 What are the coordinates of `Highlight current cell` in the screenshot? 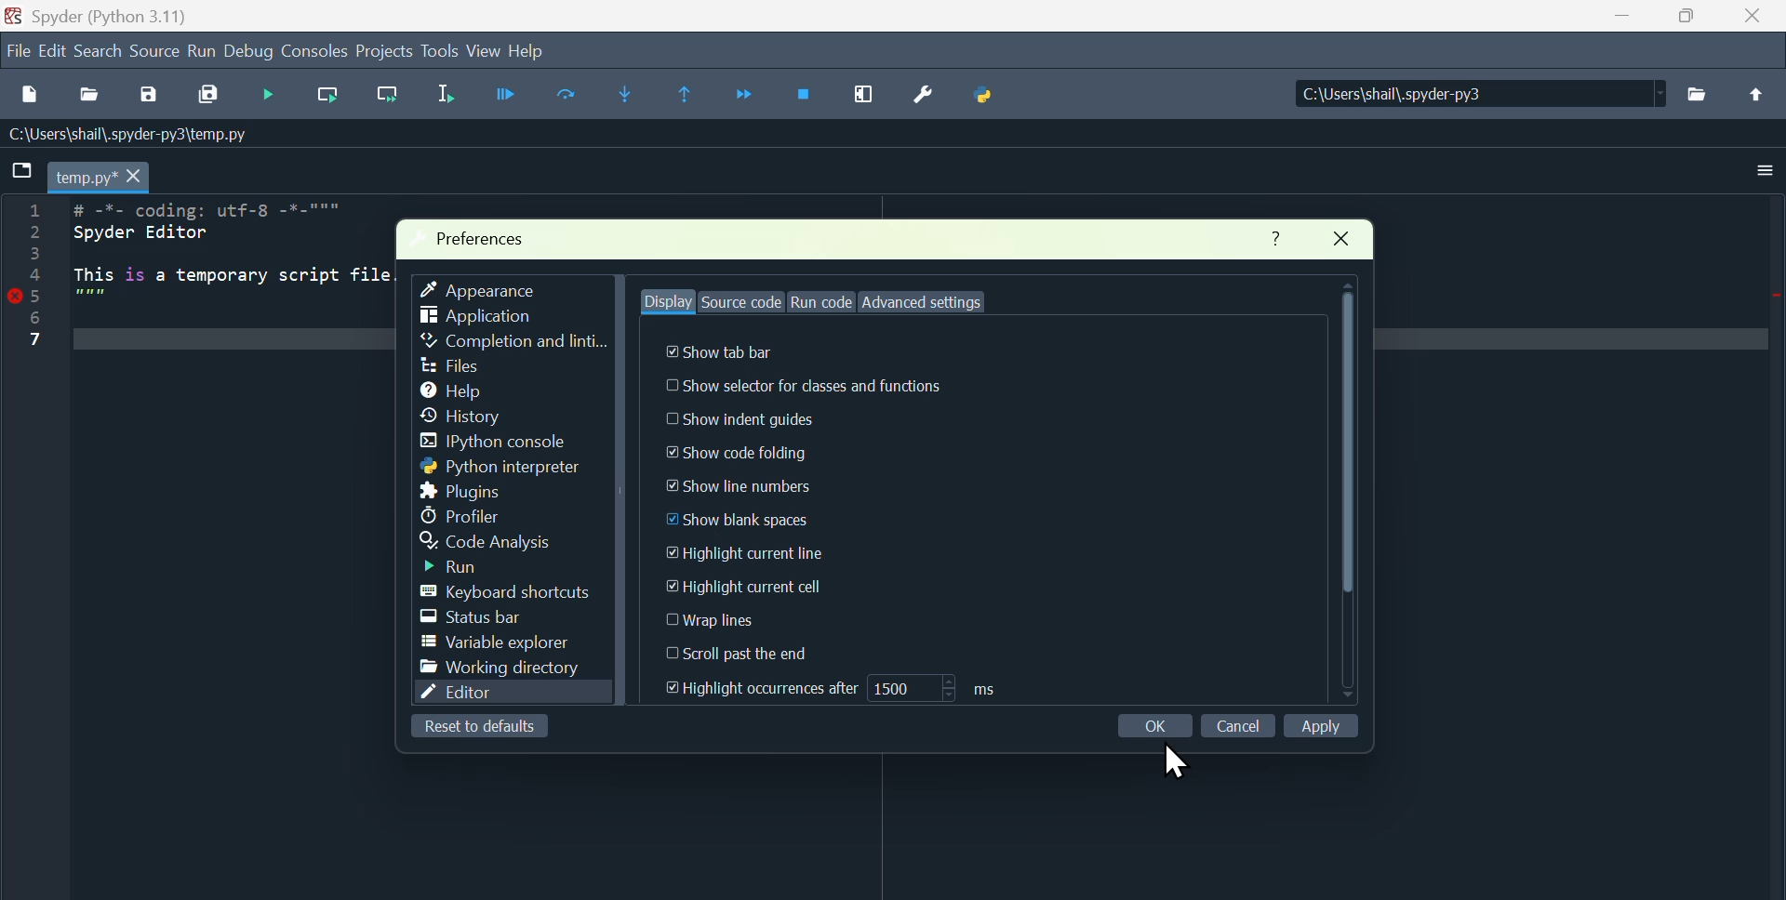 It's located at (773, 590).